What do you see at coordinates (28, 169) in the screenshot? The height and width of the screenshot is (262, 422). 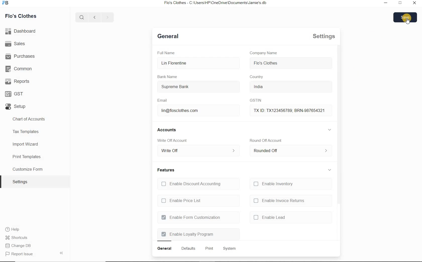 I see `Customize Form` at bounding box center [28, 169].